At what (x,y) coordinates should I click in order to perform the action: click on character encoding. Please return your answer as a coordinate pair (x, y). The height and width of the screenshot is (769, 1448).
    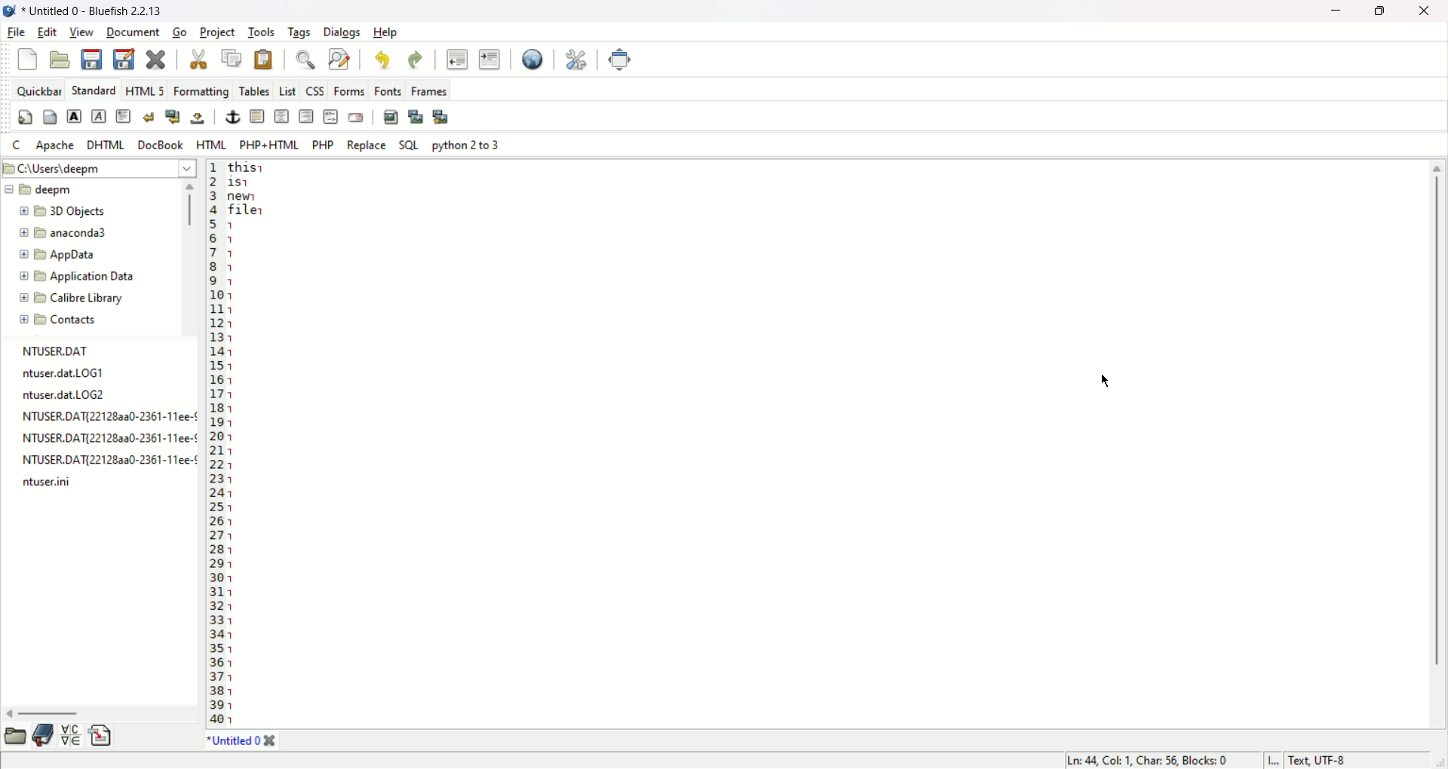
    Looking at the image, I should click on (1351, 760).